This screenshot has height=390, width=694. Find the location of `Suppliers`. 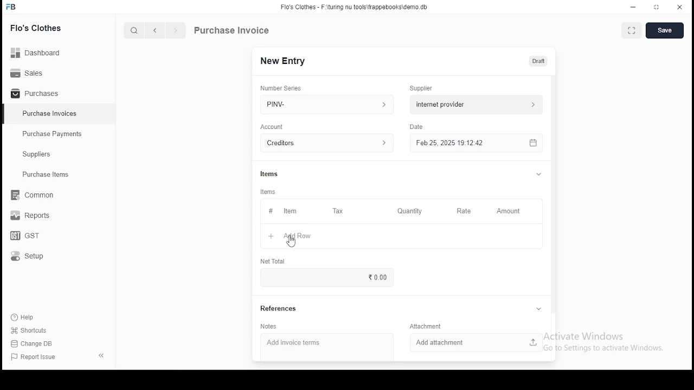

Suppliers is located at coordinates (39, 154).